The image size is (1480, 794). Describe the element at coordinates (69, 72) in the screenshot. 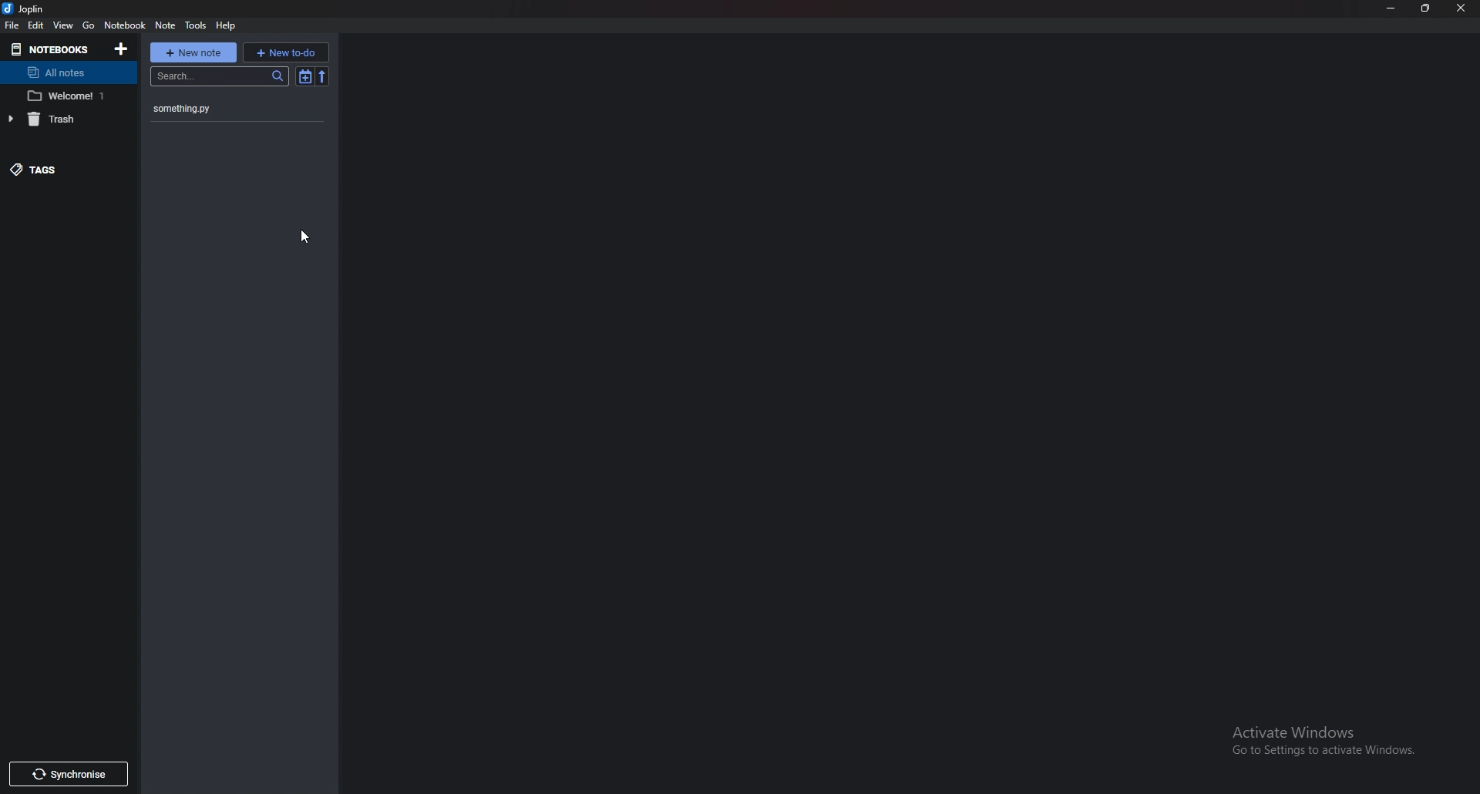

I see `All notes` at that location.